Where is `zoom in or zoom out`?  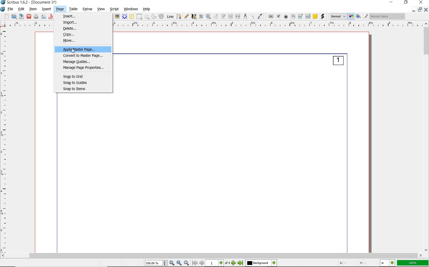
zoom in or zoom out is located at coordinates (208, 16).